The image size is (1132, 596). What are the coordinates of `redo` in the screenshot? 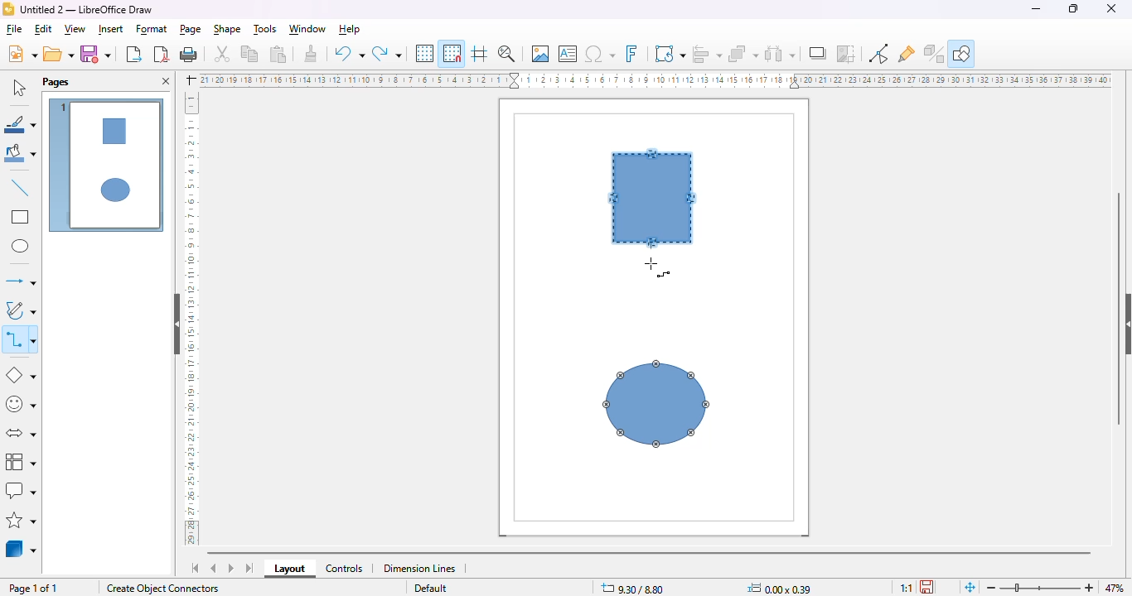 It's located at (386, 55).